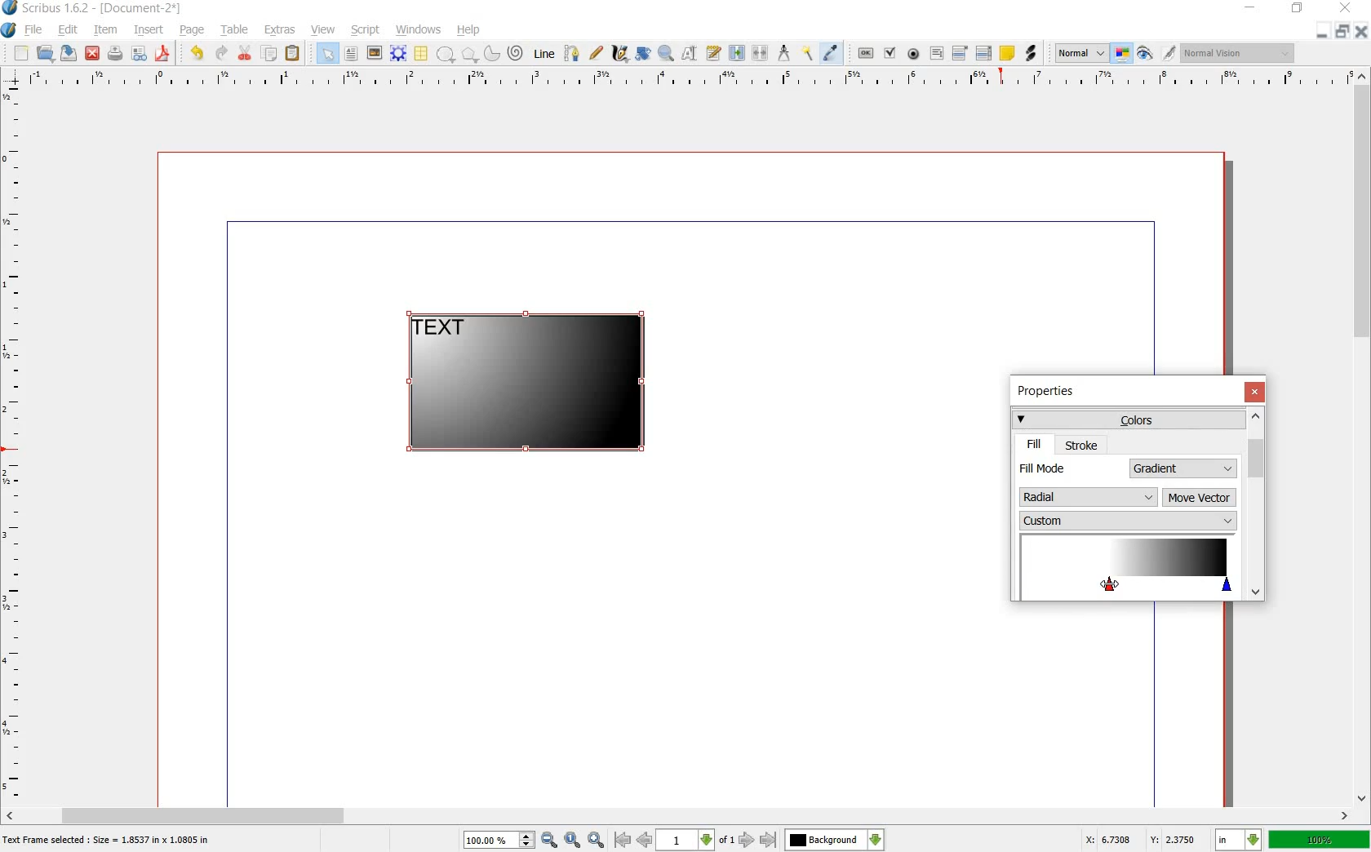 Image resolution: width=1371 pixels, height=852 pixels. I want to click on properties, so click(1051, 393).